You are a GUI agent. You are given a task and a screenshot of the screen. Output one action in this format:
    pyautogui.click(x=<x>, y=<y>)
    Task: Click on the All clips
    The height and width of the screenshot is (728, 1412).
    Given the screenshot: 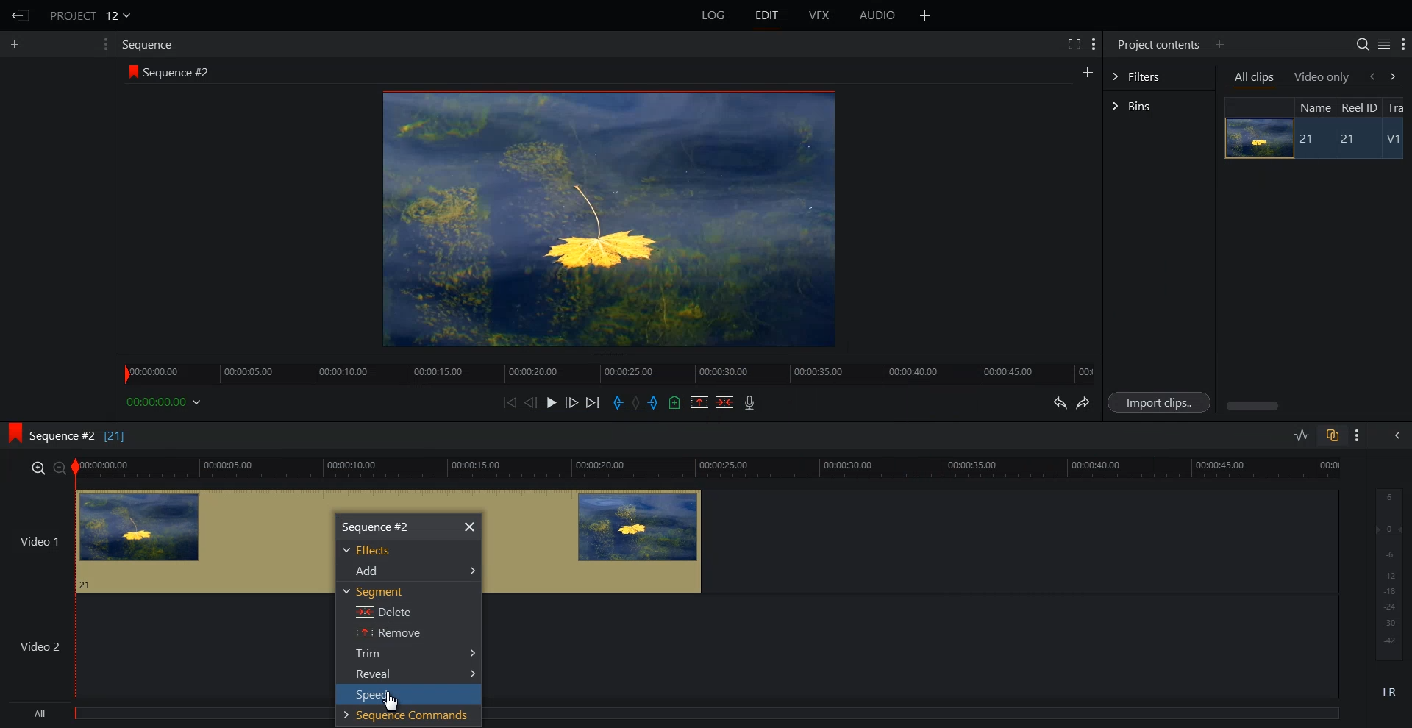 What is the action you would take?
    pyautogui.click(x=1255, y=79)
    